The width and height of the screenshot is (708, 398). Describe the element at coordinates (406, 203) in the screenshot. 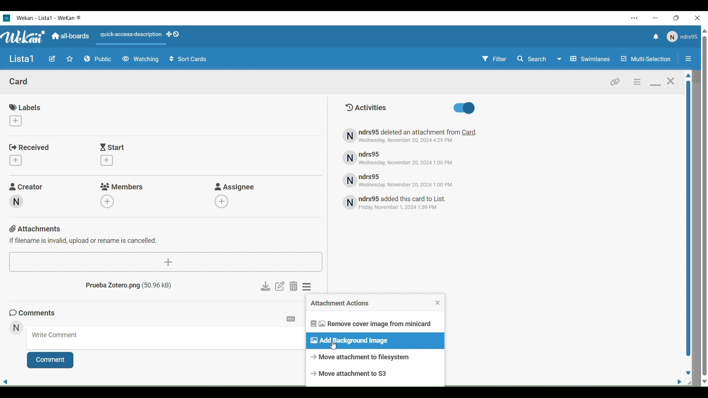

I see `Text` at that location.